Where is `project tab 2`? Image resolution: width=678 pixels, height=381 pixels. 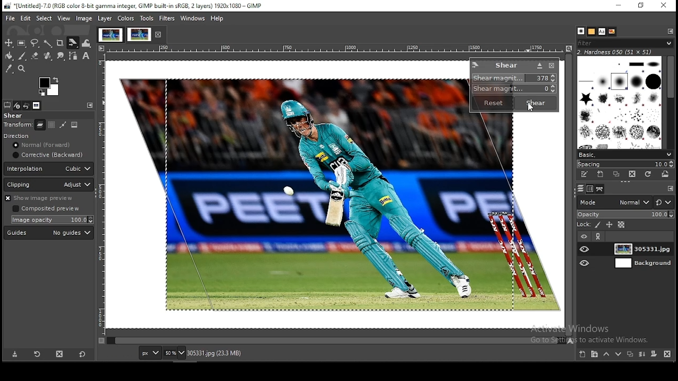
project tab 2 is located at coordinates (139, 34).